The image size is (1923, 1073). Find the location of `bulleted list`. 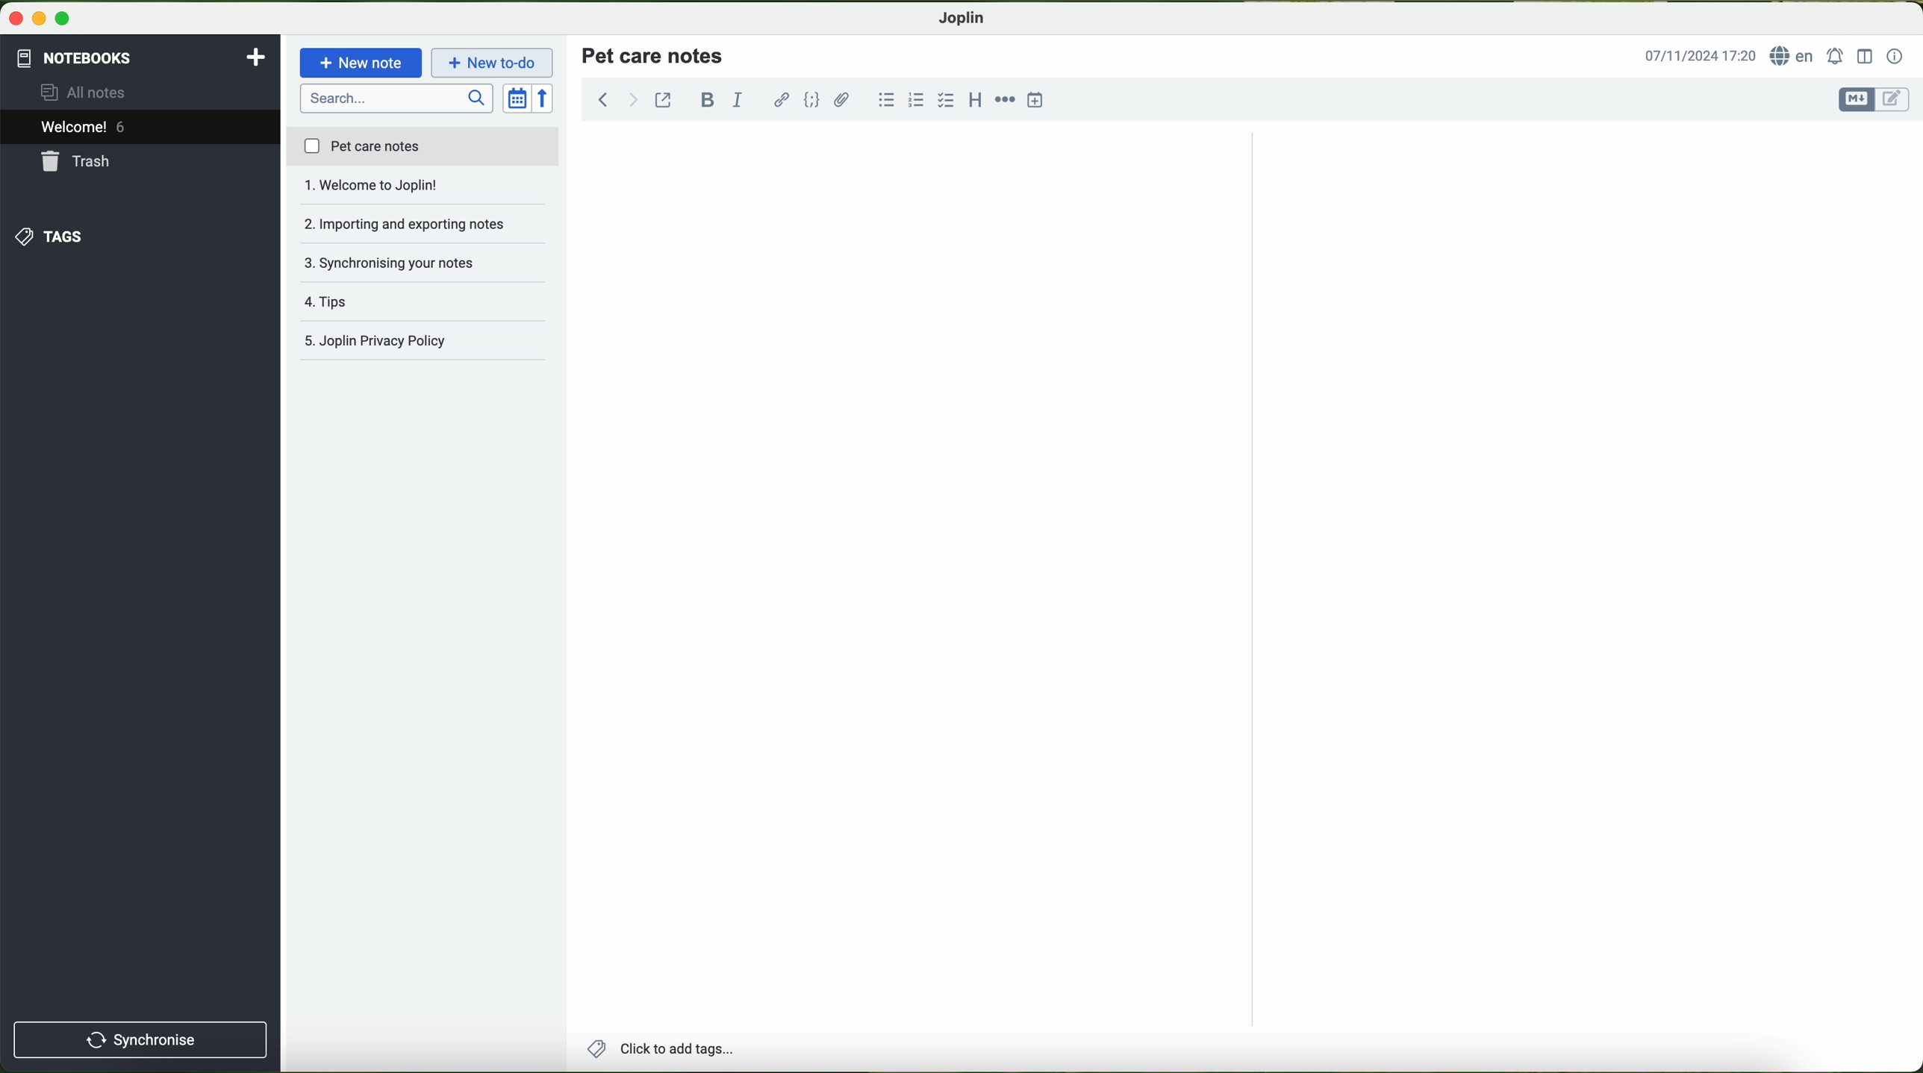

bulleted list is located at coordinates (884, 100).